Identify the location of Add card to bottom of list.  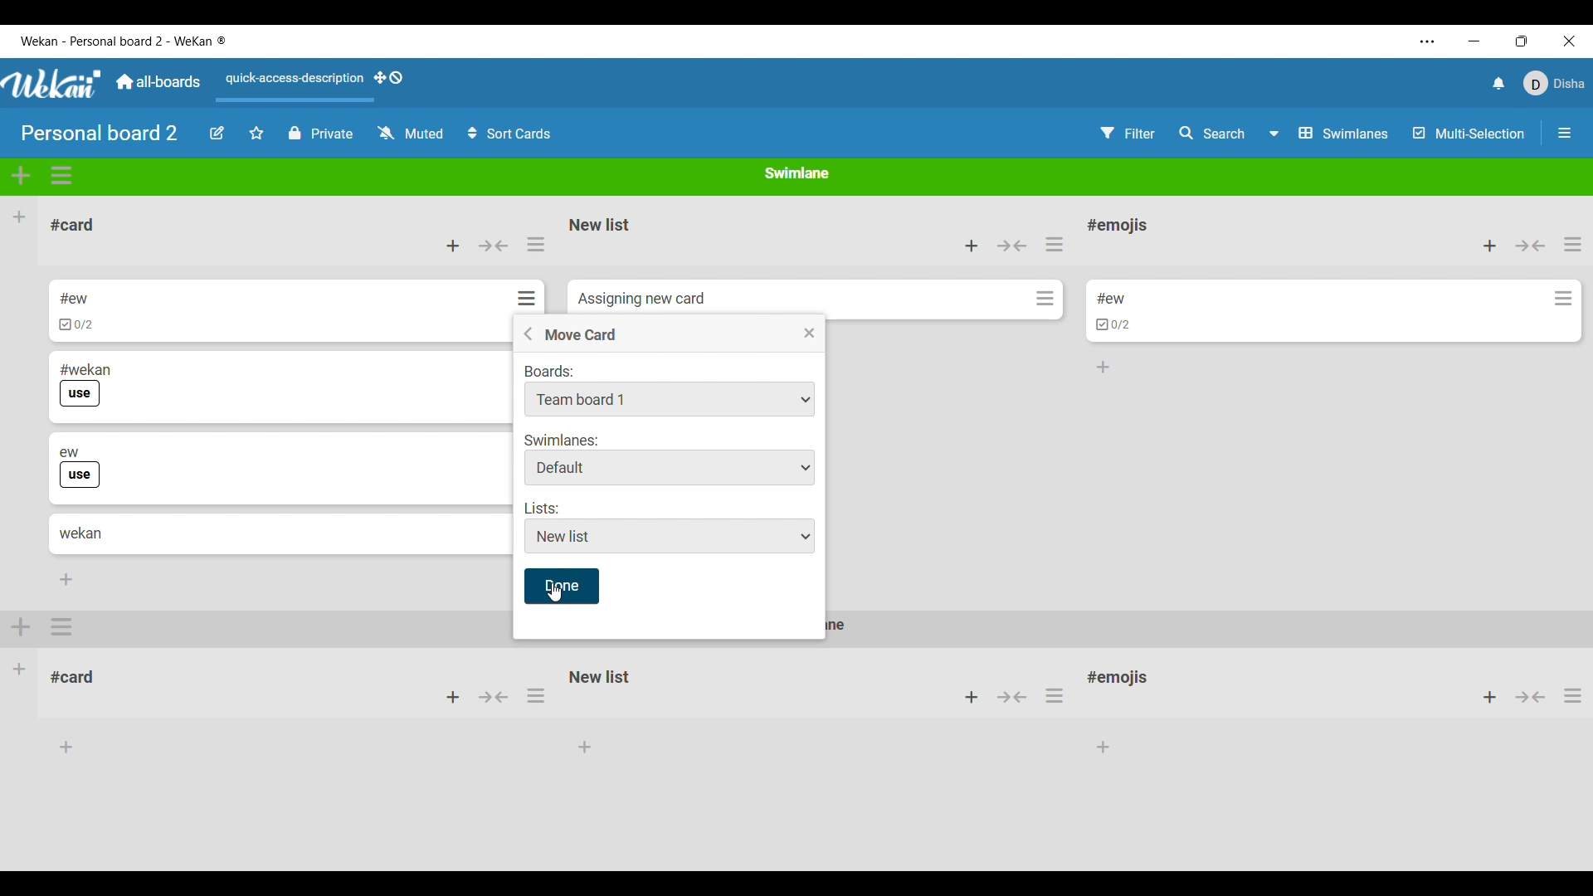
(66, 579).